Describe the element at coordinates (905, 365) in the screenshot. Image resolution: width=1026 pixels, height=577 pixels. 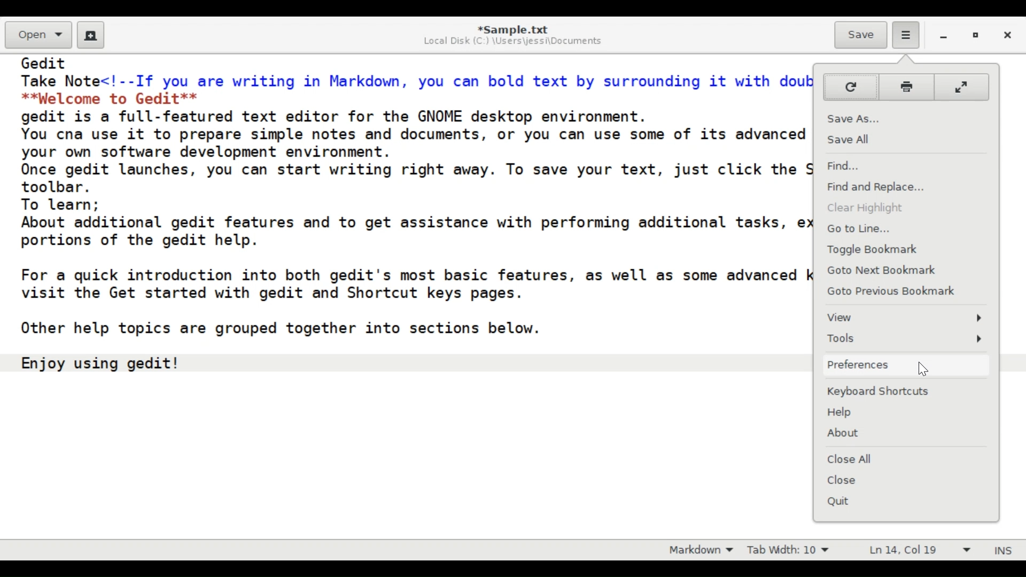
I see `Preferences` at that location.